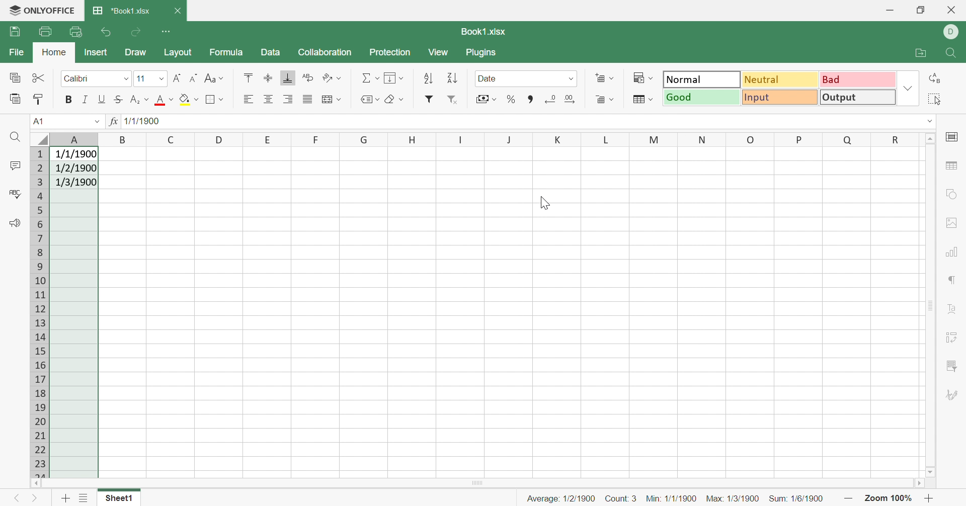 The height and width of the screenshot is (506, 966). Describe the element at coordinates (579, 97) in the screenshot. I see `Number format` at that location.